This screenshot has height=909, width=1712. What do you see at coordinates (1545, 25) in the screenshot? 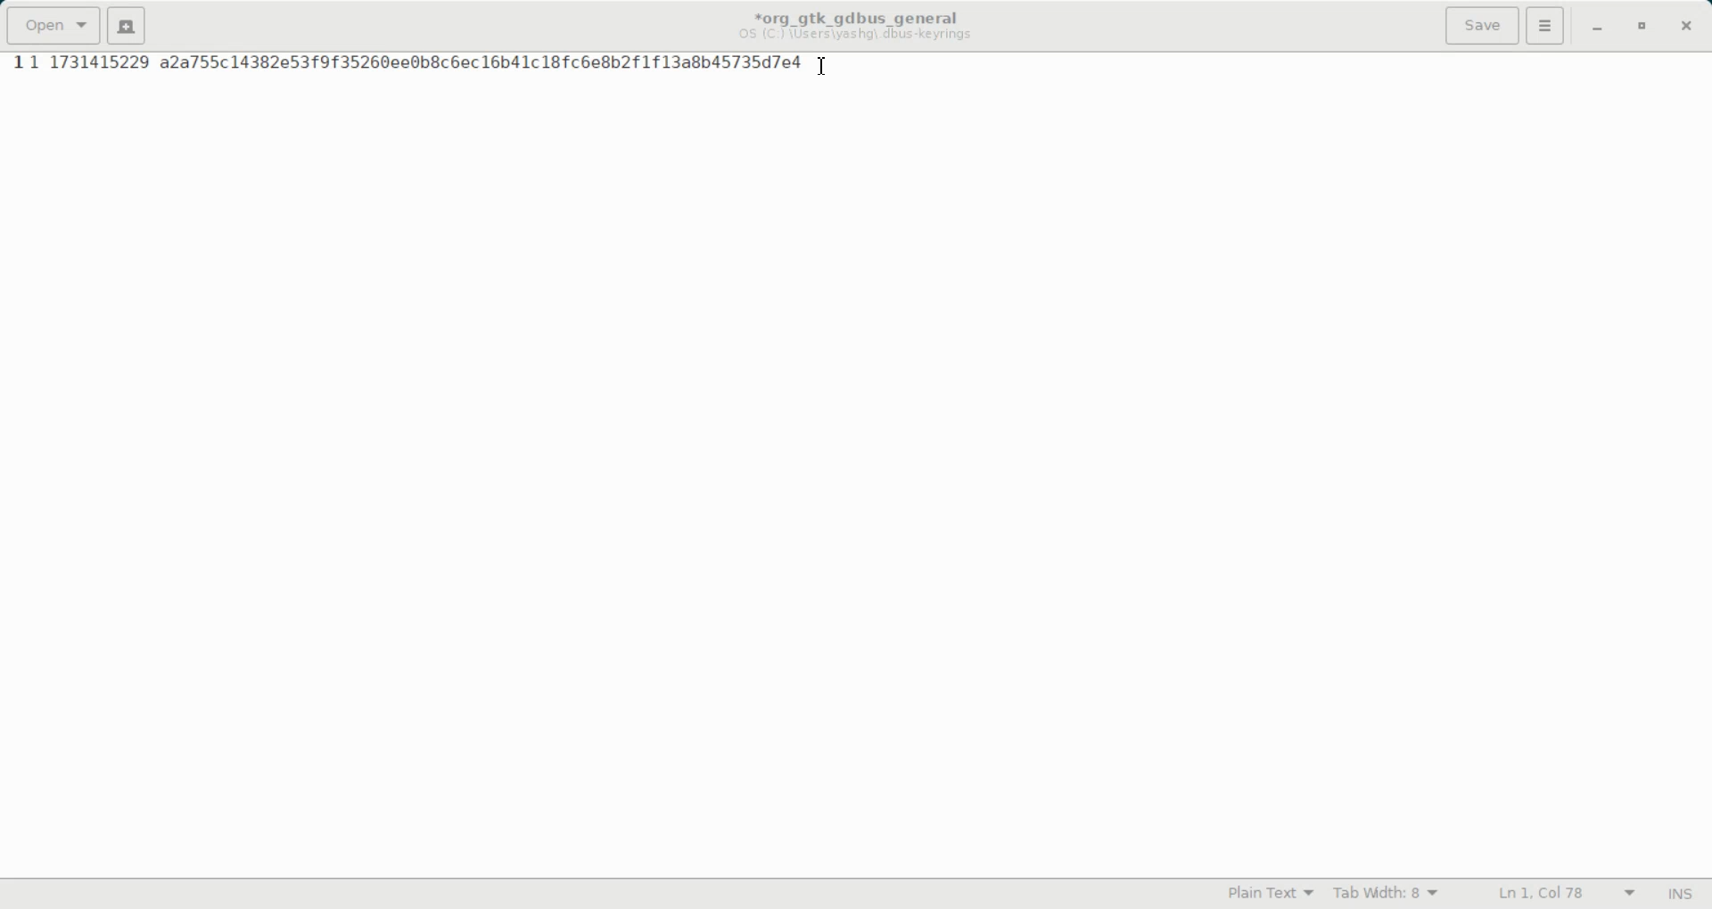
I see `Hamburger Settings` at bounding box center [1545, 25].